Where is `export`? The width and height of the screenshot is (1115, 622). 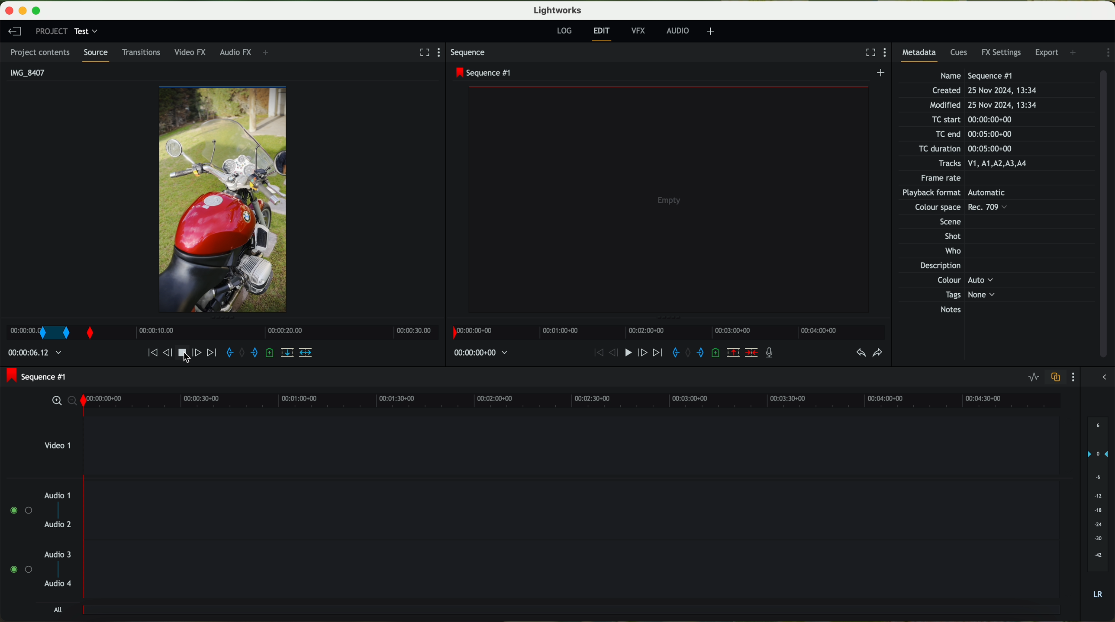 export is located at coordinates (1047, 51).